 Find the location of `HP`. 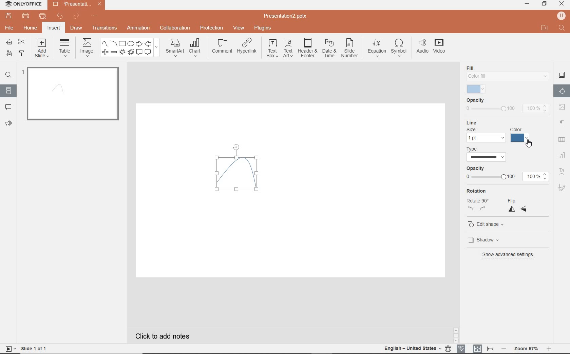

HP is located at coordinates (560, 15).